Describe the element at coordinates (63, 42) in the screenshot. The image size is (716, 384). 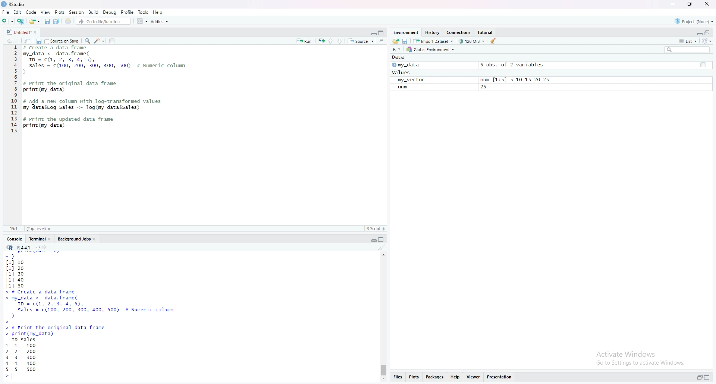
I see `source on save` at that location.